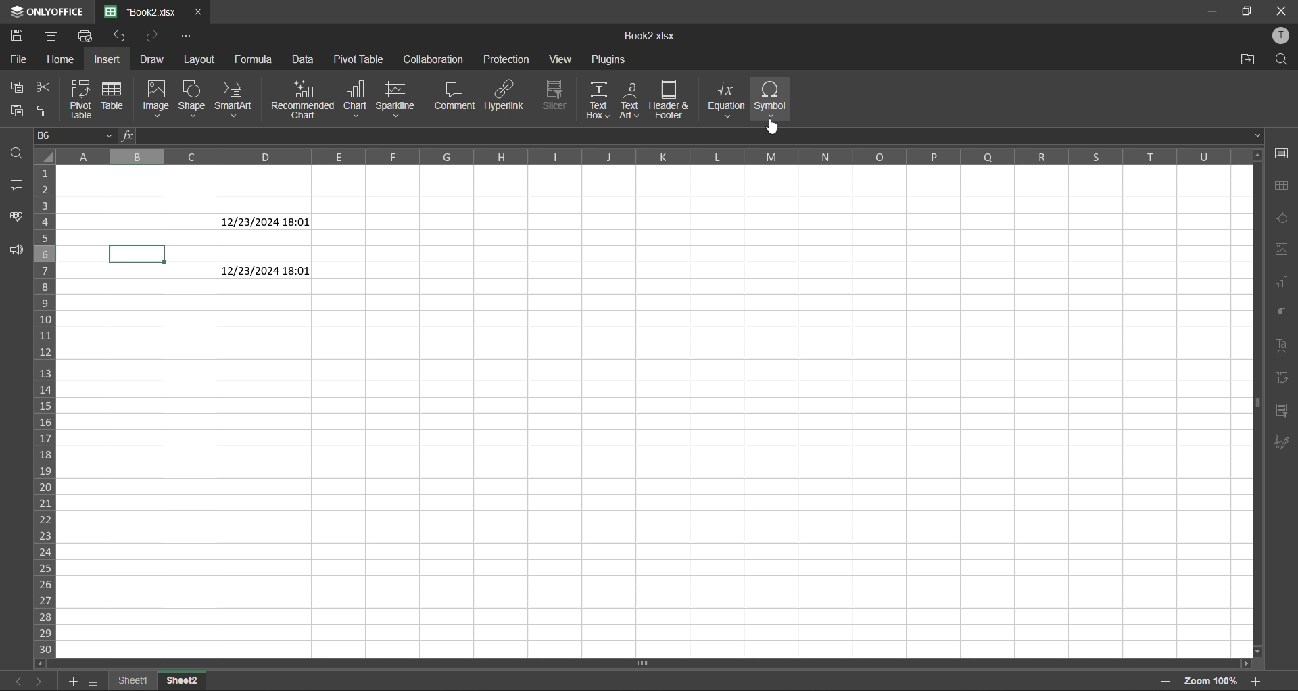  I want to click on chart, so click(357, 99).